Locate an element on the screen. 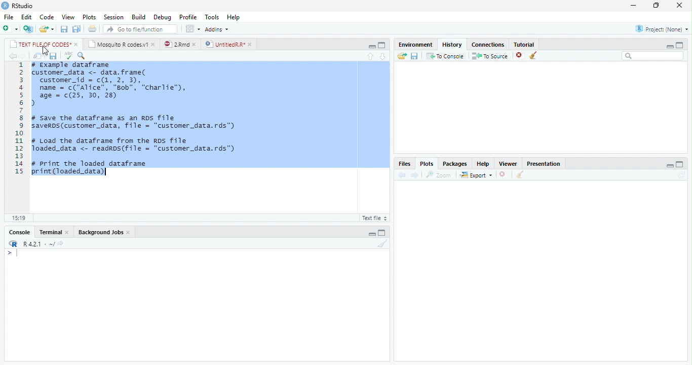 The width and height of the screenshot is (692, 365). # Print the loaded dataframe
print(loaded_data)| is located at coordinates (96, 169).